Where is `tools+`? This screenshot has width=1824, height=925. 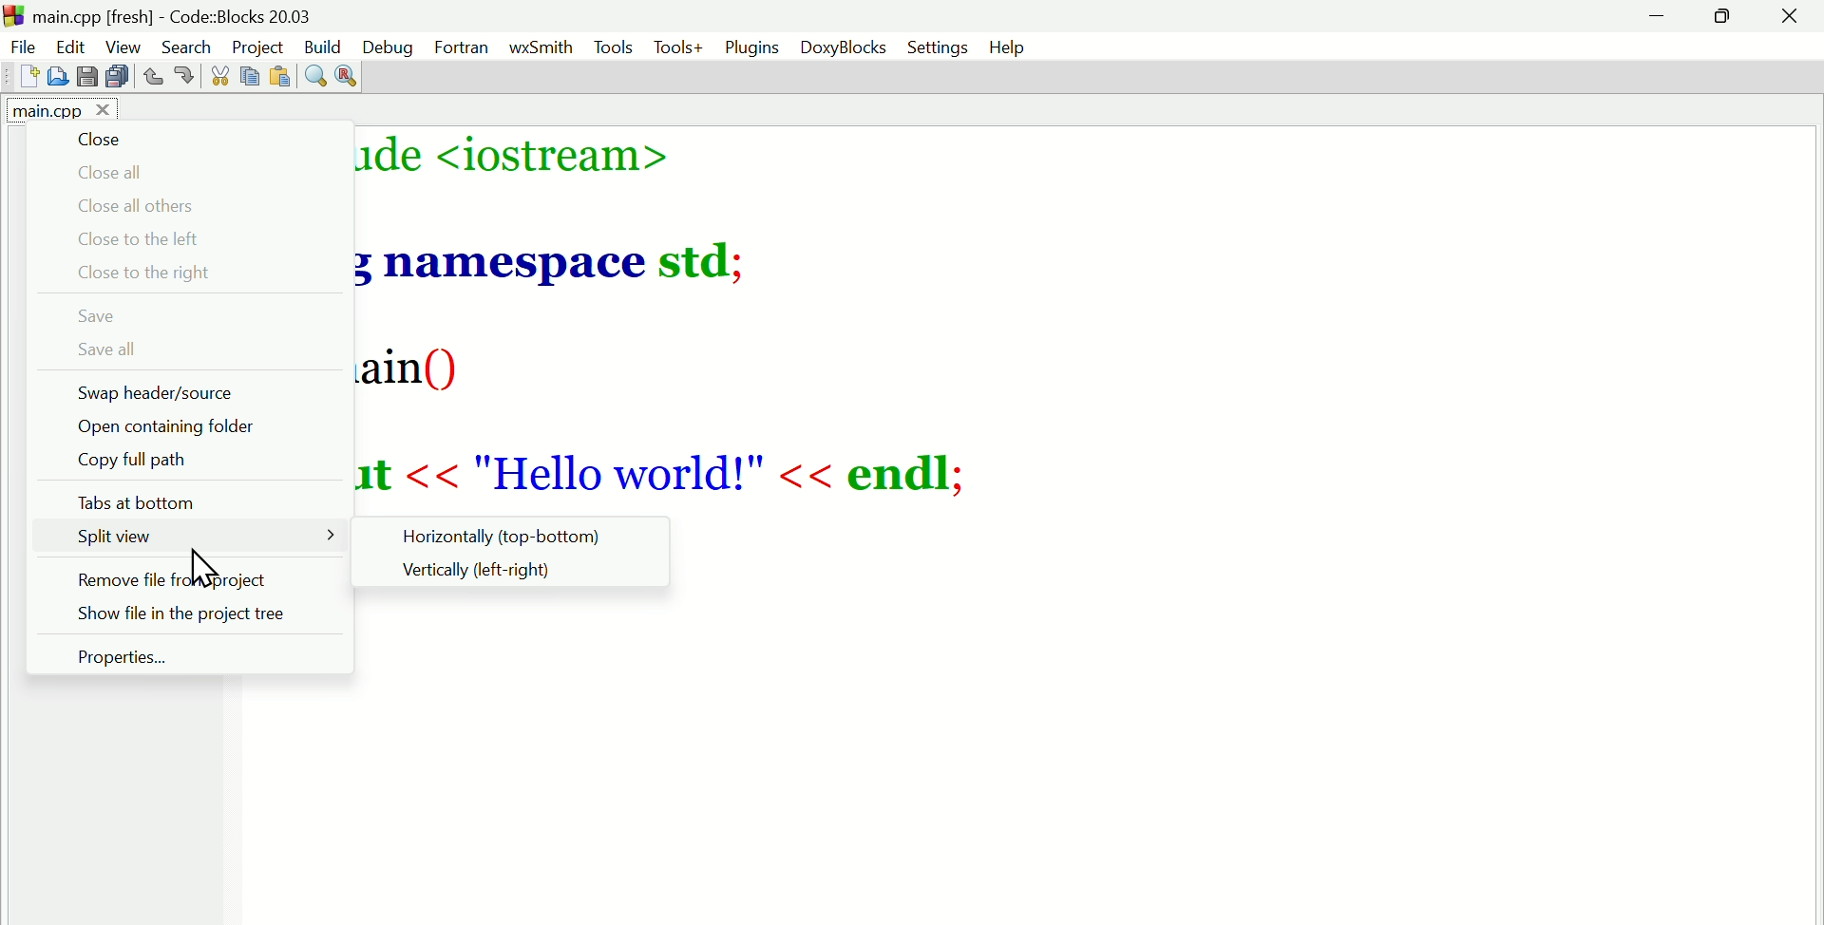 tools+ is located at coordinates (682, 47).